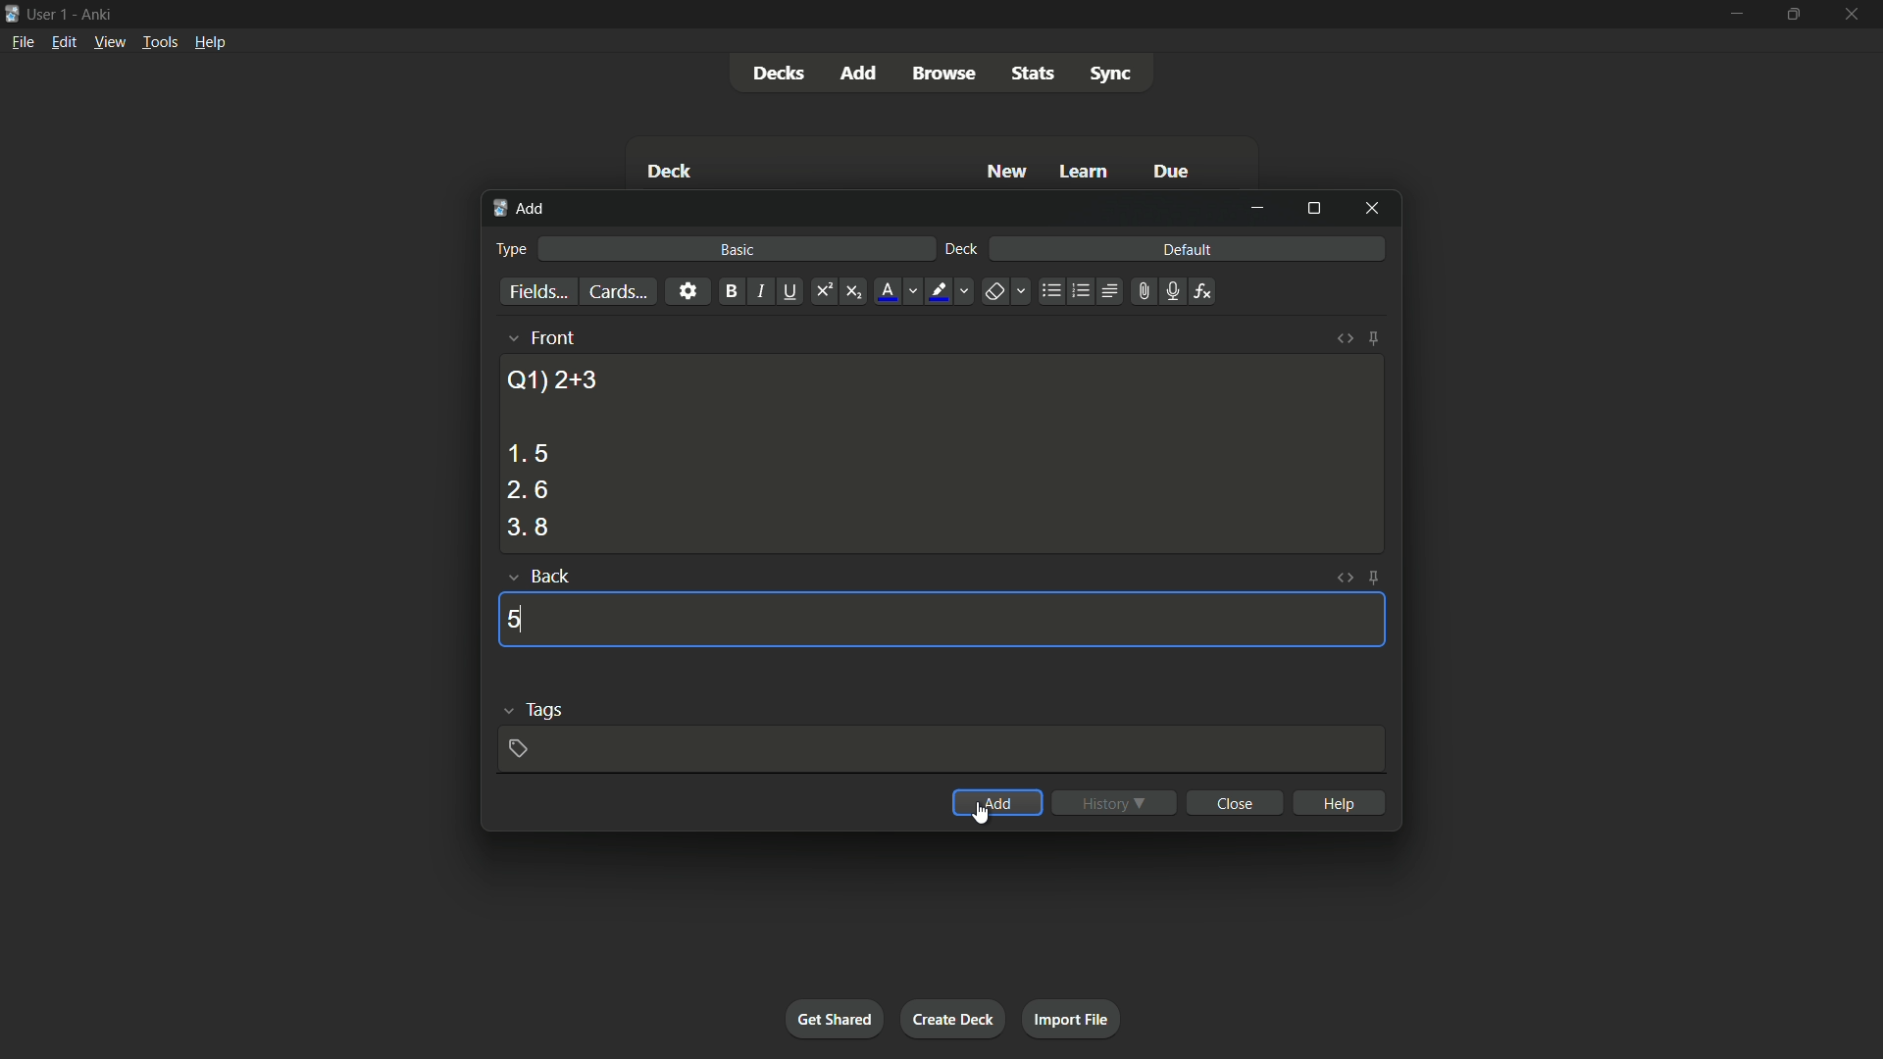 The width and height of the screenshot is (1883, 1059). I want to click on add, so click(862, 72).